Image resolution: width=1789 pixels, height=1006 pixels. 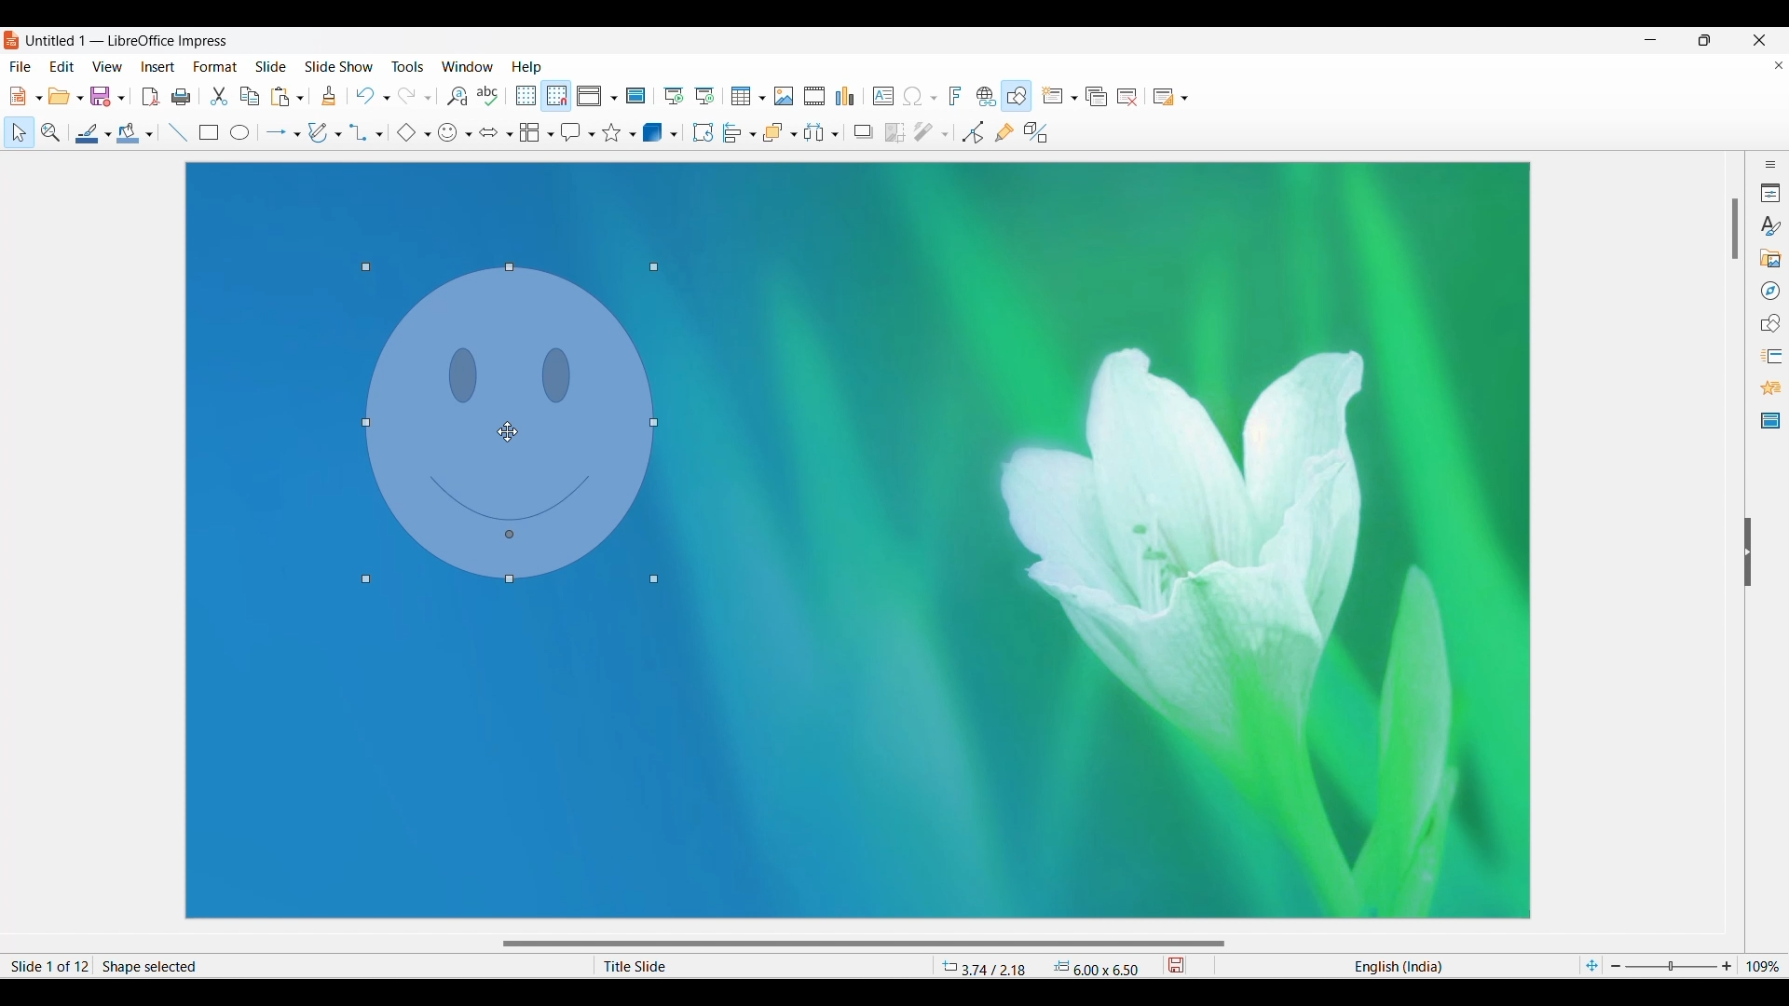 What do you see at coordinates (102, 96) in the screenshot?
I see `Save` at bounding box center [102, 96].